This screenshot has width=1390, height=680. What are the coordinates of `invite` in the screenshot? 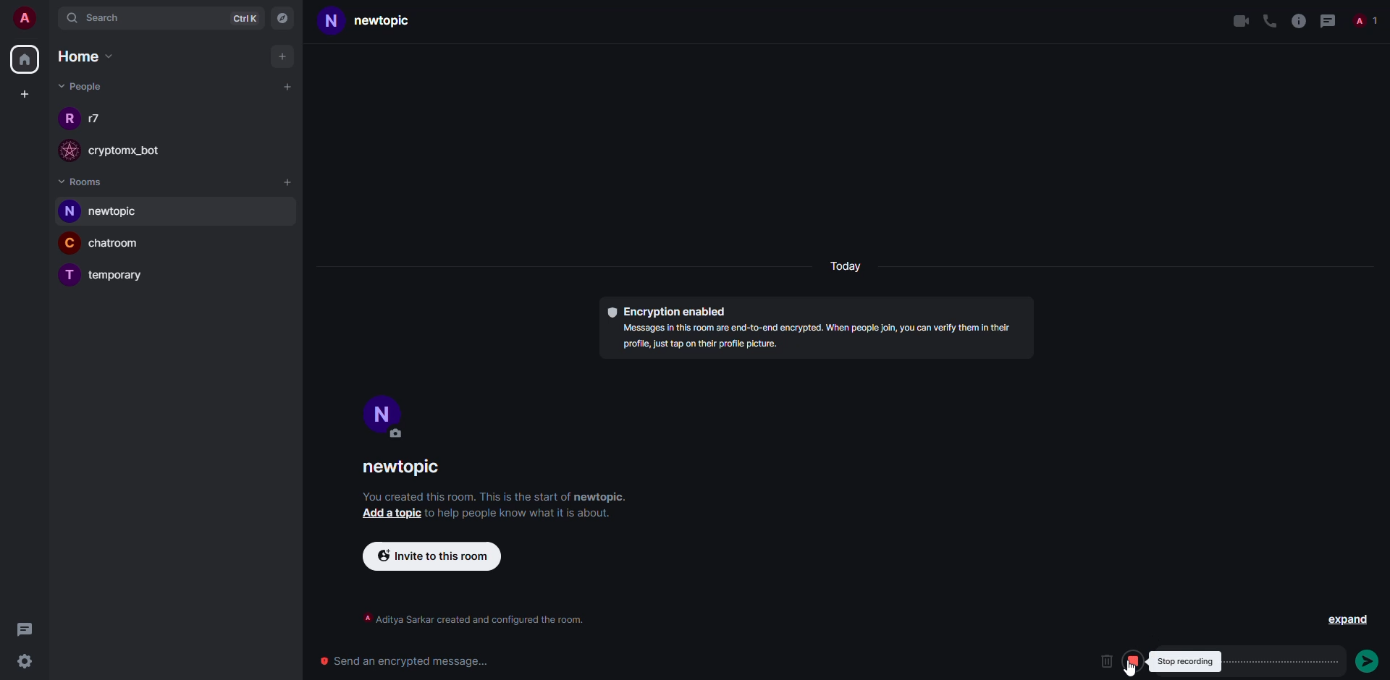 It's located at (435, 556).